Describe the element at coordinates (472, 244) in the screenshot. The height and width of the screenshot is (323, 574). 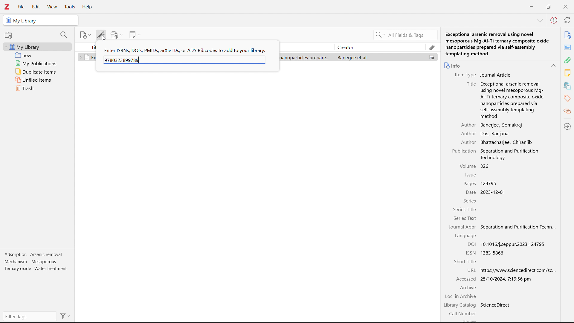
I see `DOI` at that location.